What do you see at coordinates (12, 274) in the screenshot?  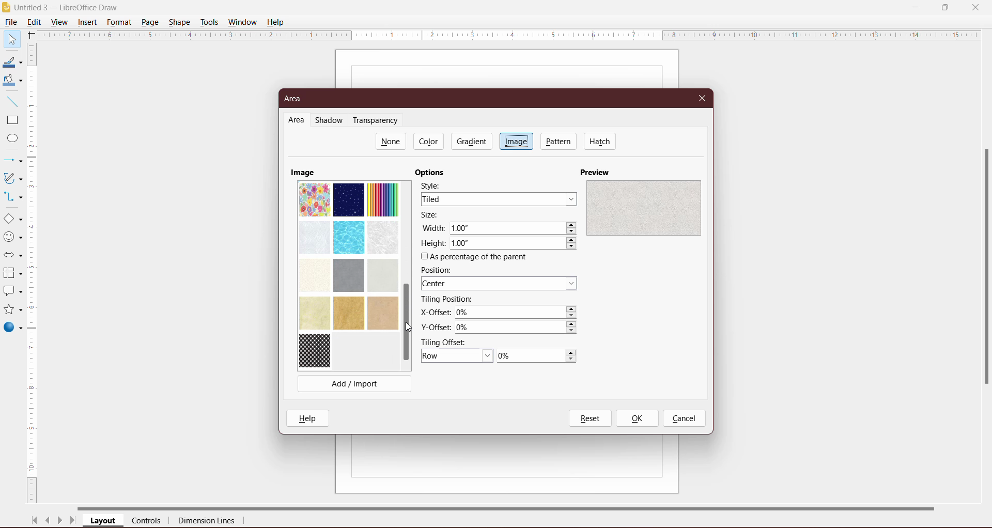 I see `Flowchart` at bounding box center [12, 274].